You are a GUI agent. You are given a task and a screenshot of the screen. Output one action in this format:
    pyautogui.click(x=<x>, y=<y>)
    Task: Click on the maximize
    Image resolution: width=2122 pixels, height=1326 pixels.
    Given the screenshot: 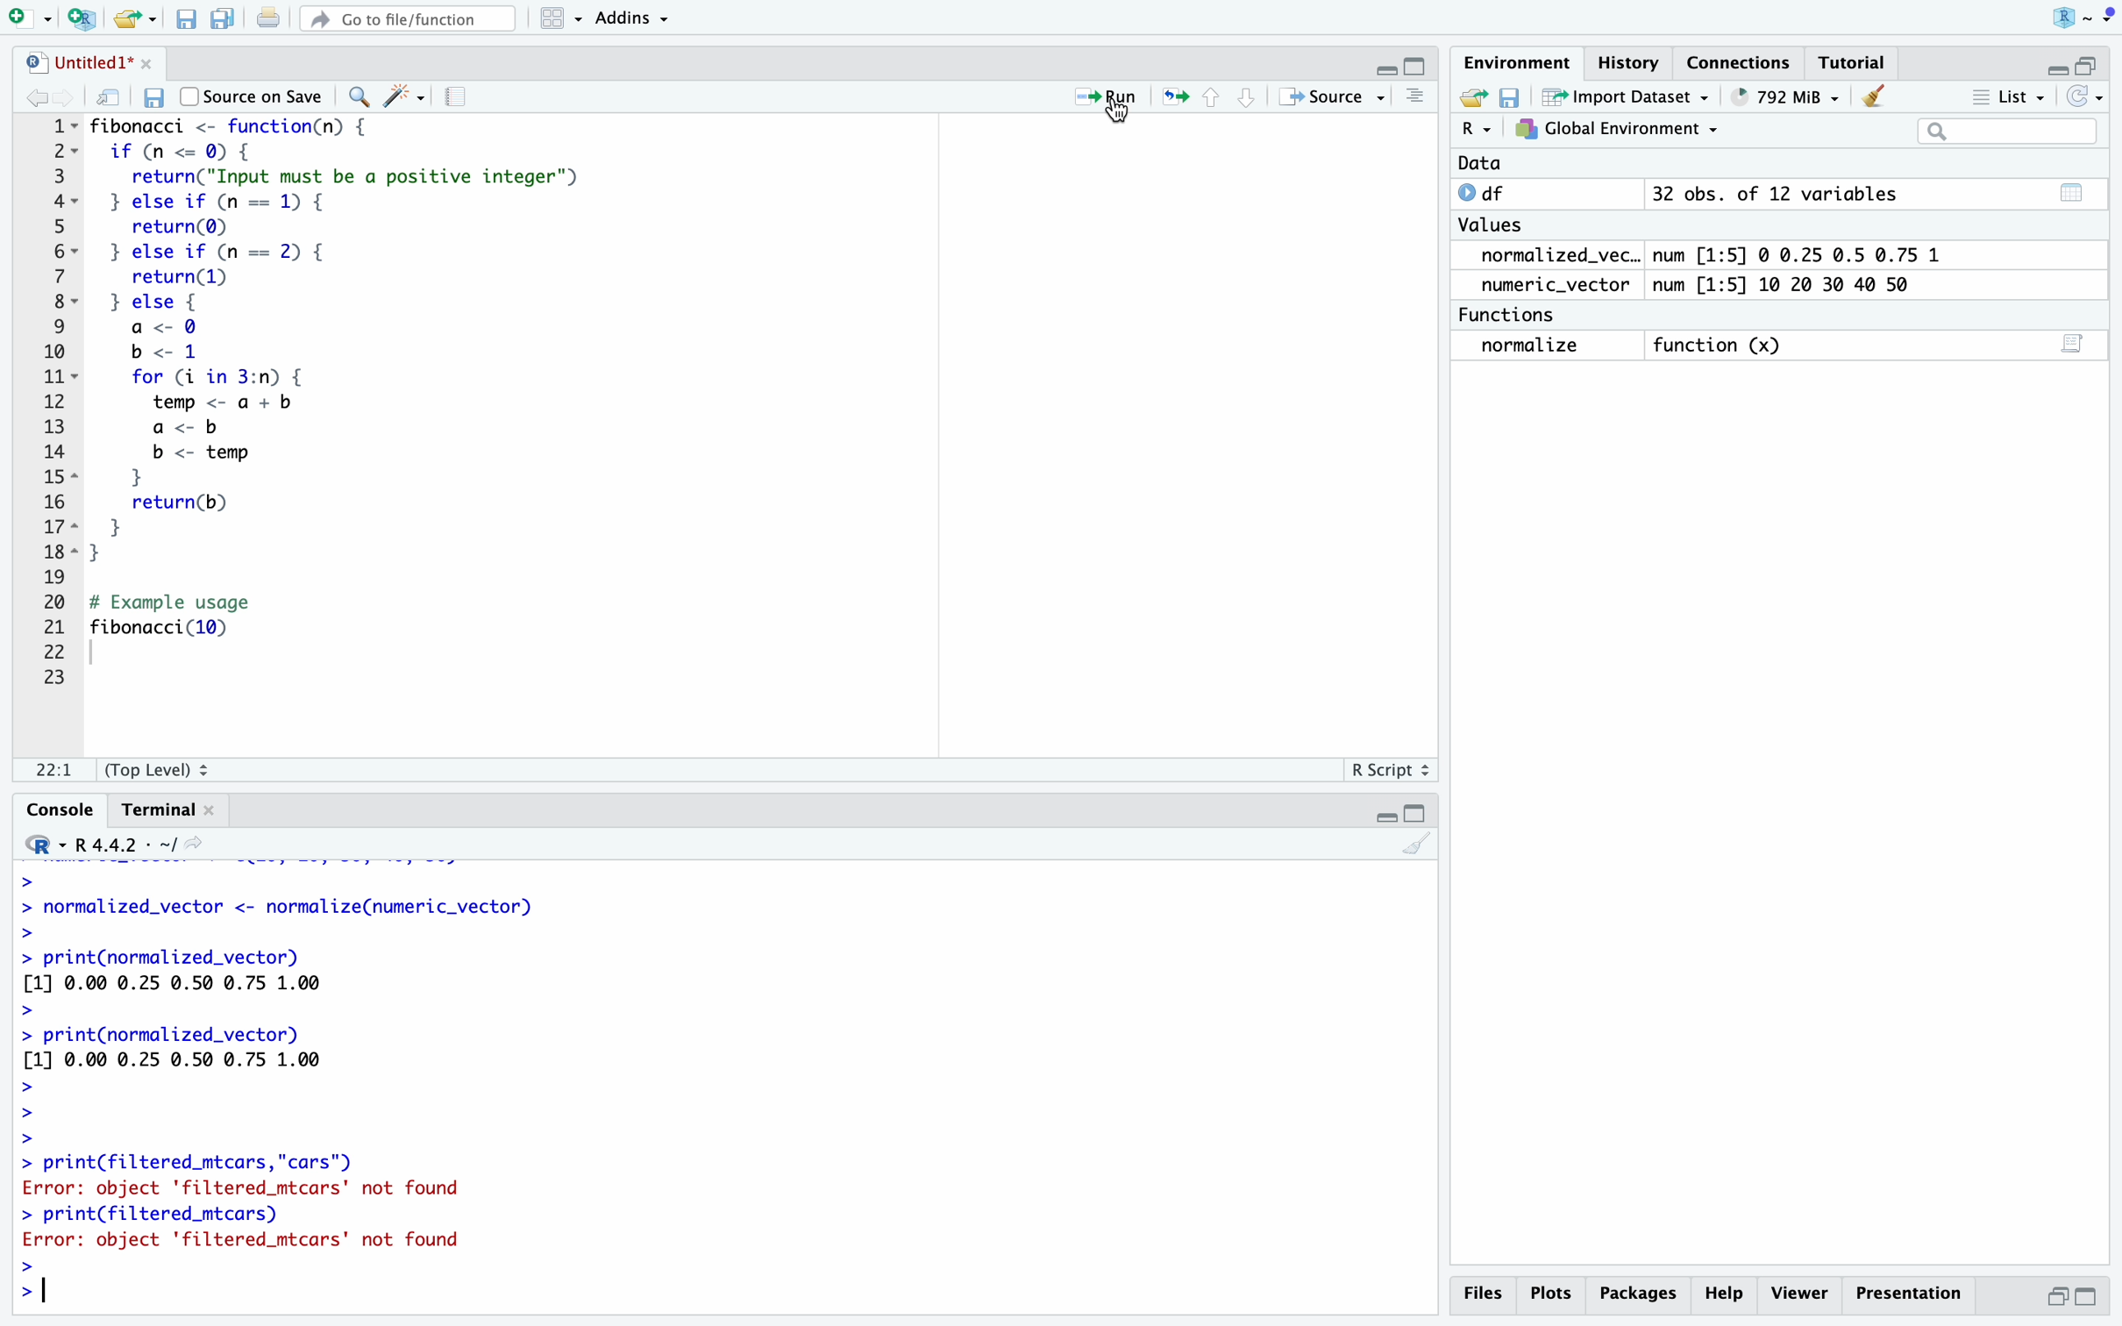 What is the action you would take?
    pyautogui.click(x=2098, y=1298)
    